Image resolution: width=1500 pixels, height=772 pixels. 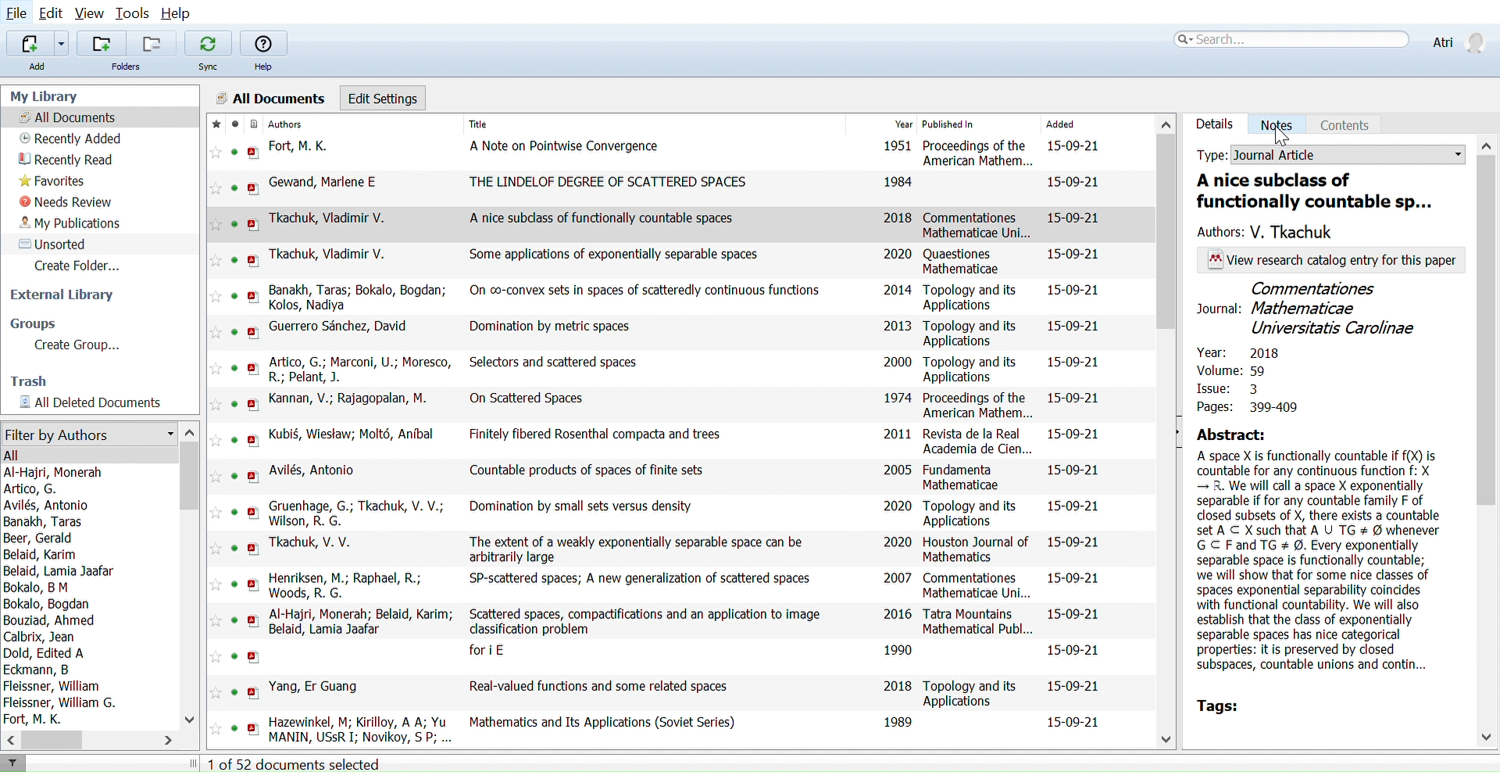 What do you see at coordinates (1213, 123) in the screenshot?
I see `Details` at bounding box center [1213, 123].